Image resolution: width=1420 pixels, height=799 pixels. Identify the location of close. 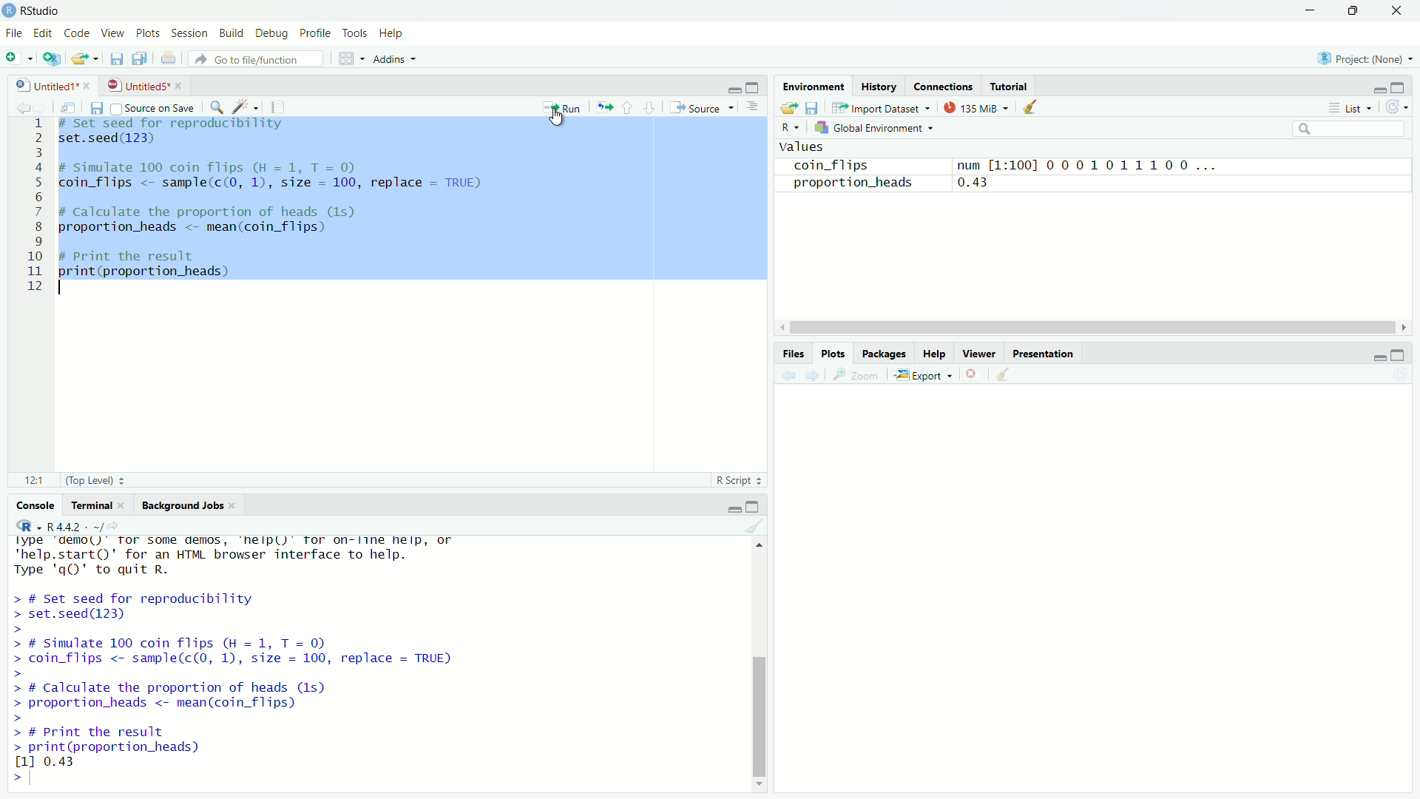
(88, 84).